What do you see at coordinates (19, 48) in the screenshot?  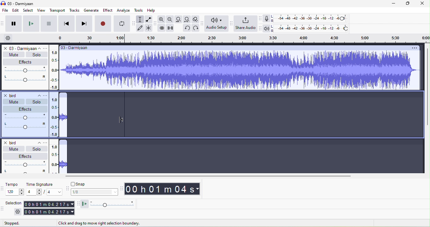 I see `o3 darmiyaan` at bounding box center [19, 48].